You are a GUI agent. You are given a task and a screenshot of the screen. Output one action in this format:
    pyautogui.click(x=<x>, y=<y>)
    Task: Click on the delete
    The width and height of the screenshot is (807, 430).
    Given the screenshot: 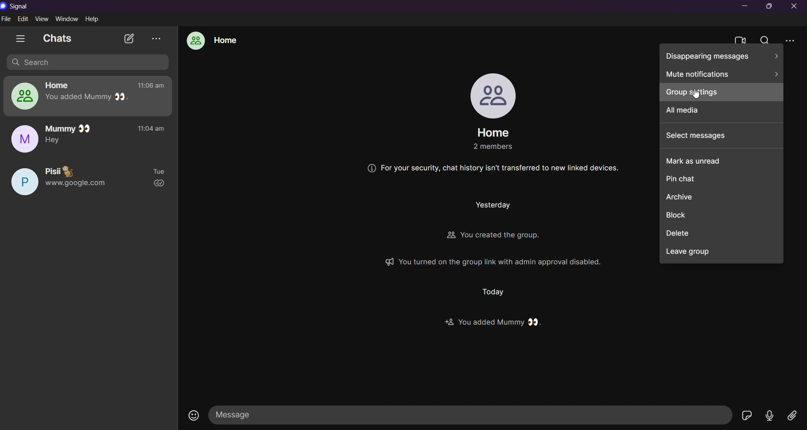 What is the action you would take?
    pyautogui.click(x=721, y=235)
    